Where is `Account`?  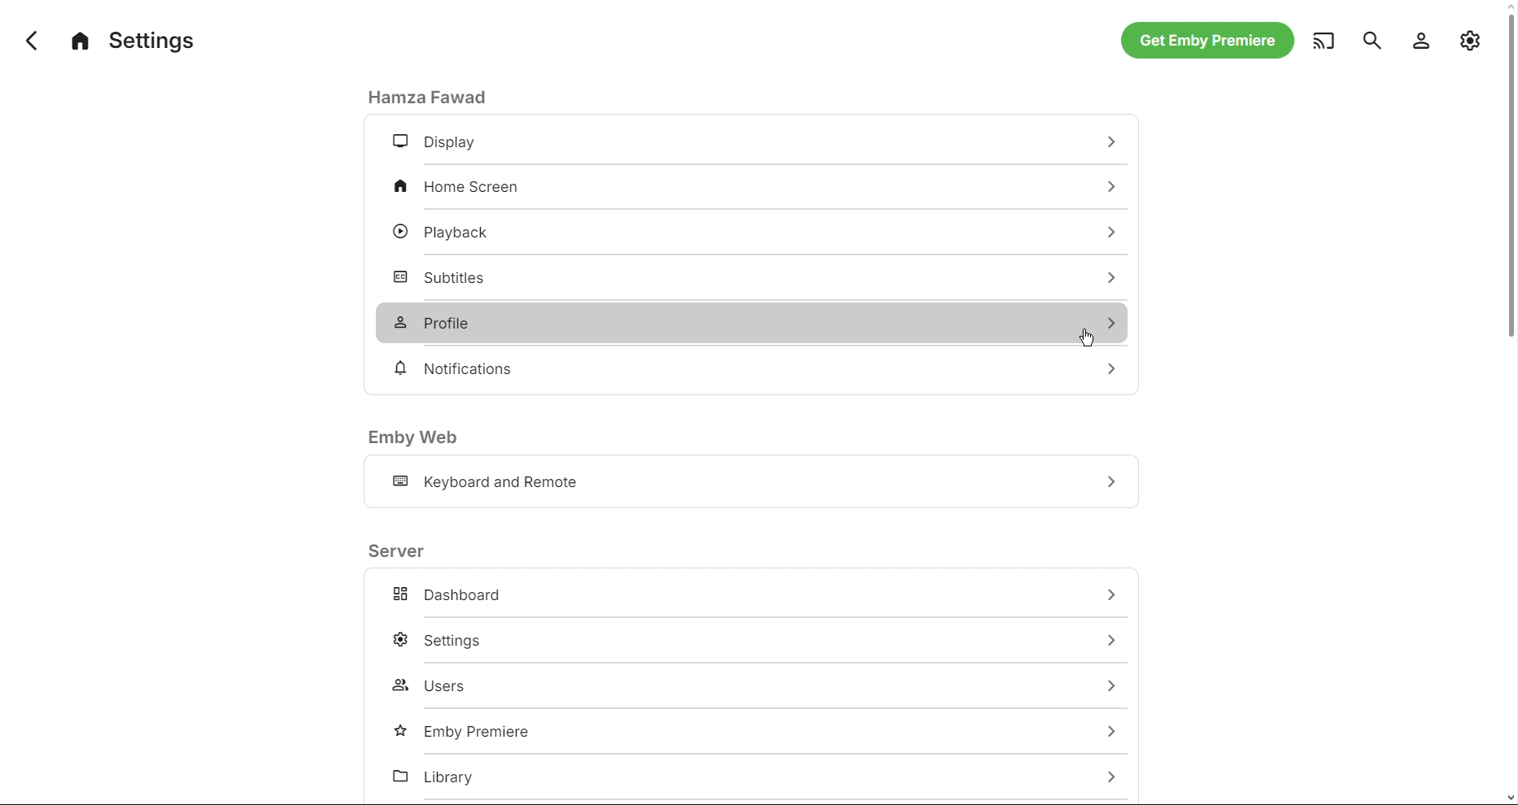
Account is located at coordinates (1420, 41).